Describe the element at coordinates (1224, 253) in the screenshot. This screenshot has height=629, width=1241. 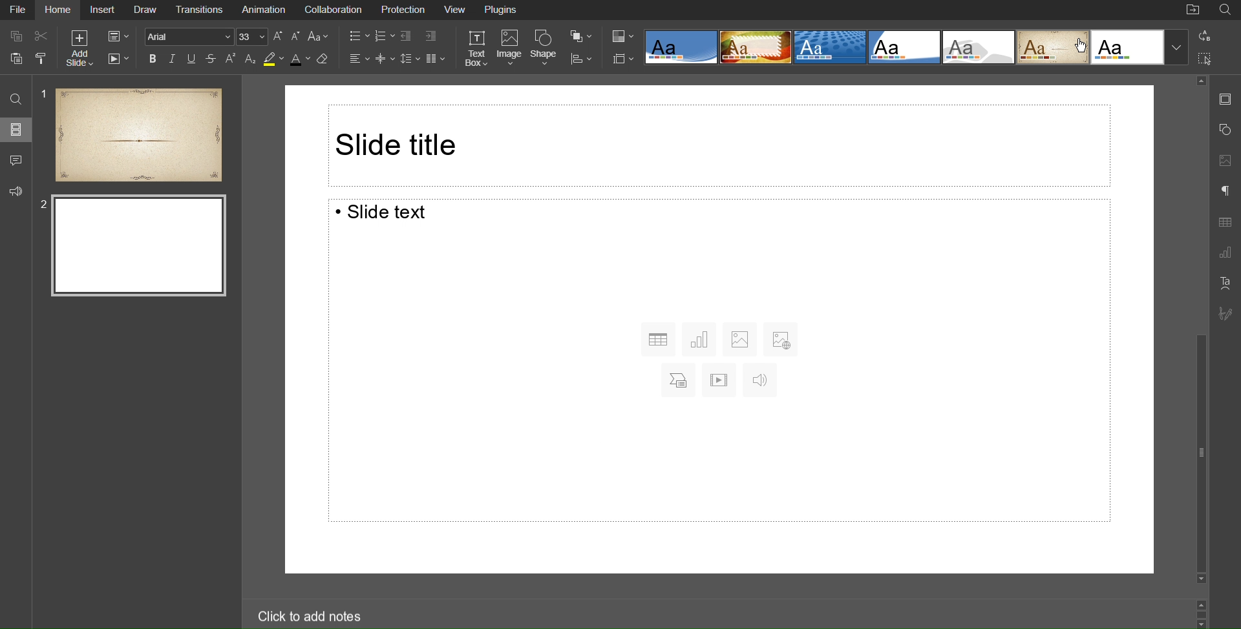
I see `Graph` at that location.